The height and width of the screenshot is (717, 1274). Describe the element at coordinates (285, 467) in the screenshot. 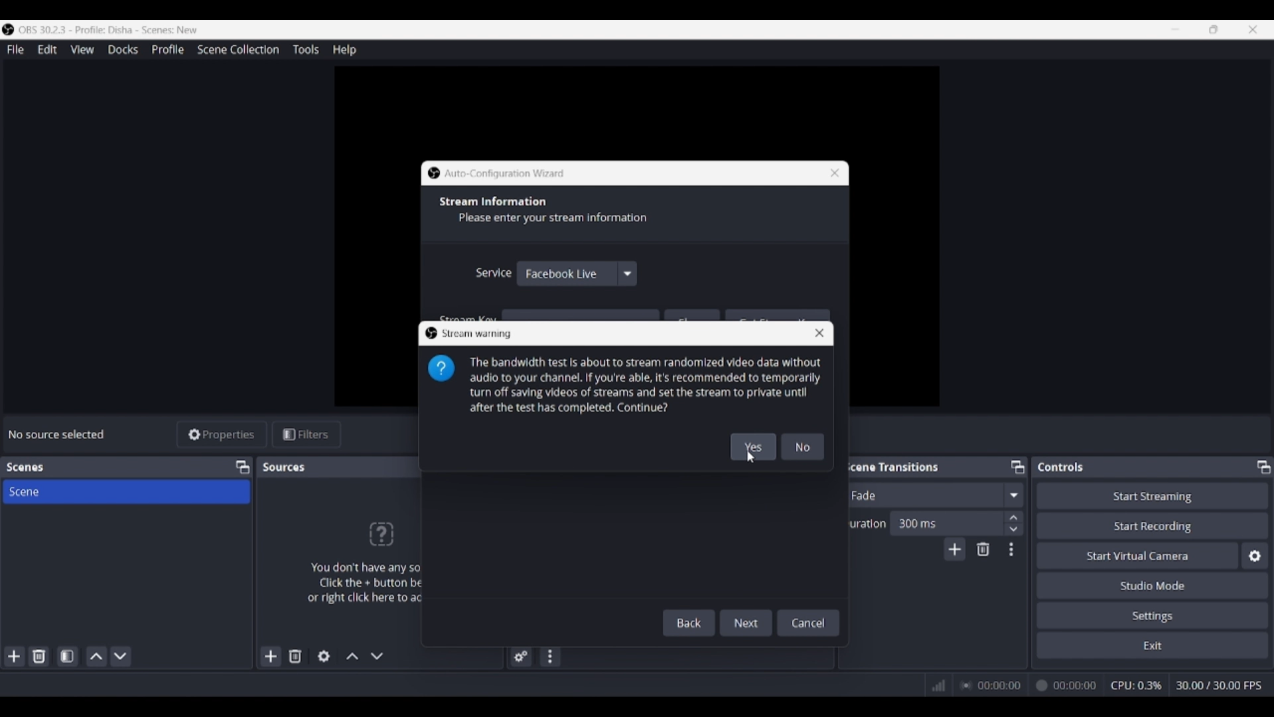

I see `Panel title` at that location.